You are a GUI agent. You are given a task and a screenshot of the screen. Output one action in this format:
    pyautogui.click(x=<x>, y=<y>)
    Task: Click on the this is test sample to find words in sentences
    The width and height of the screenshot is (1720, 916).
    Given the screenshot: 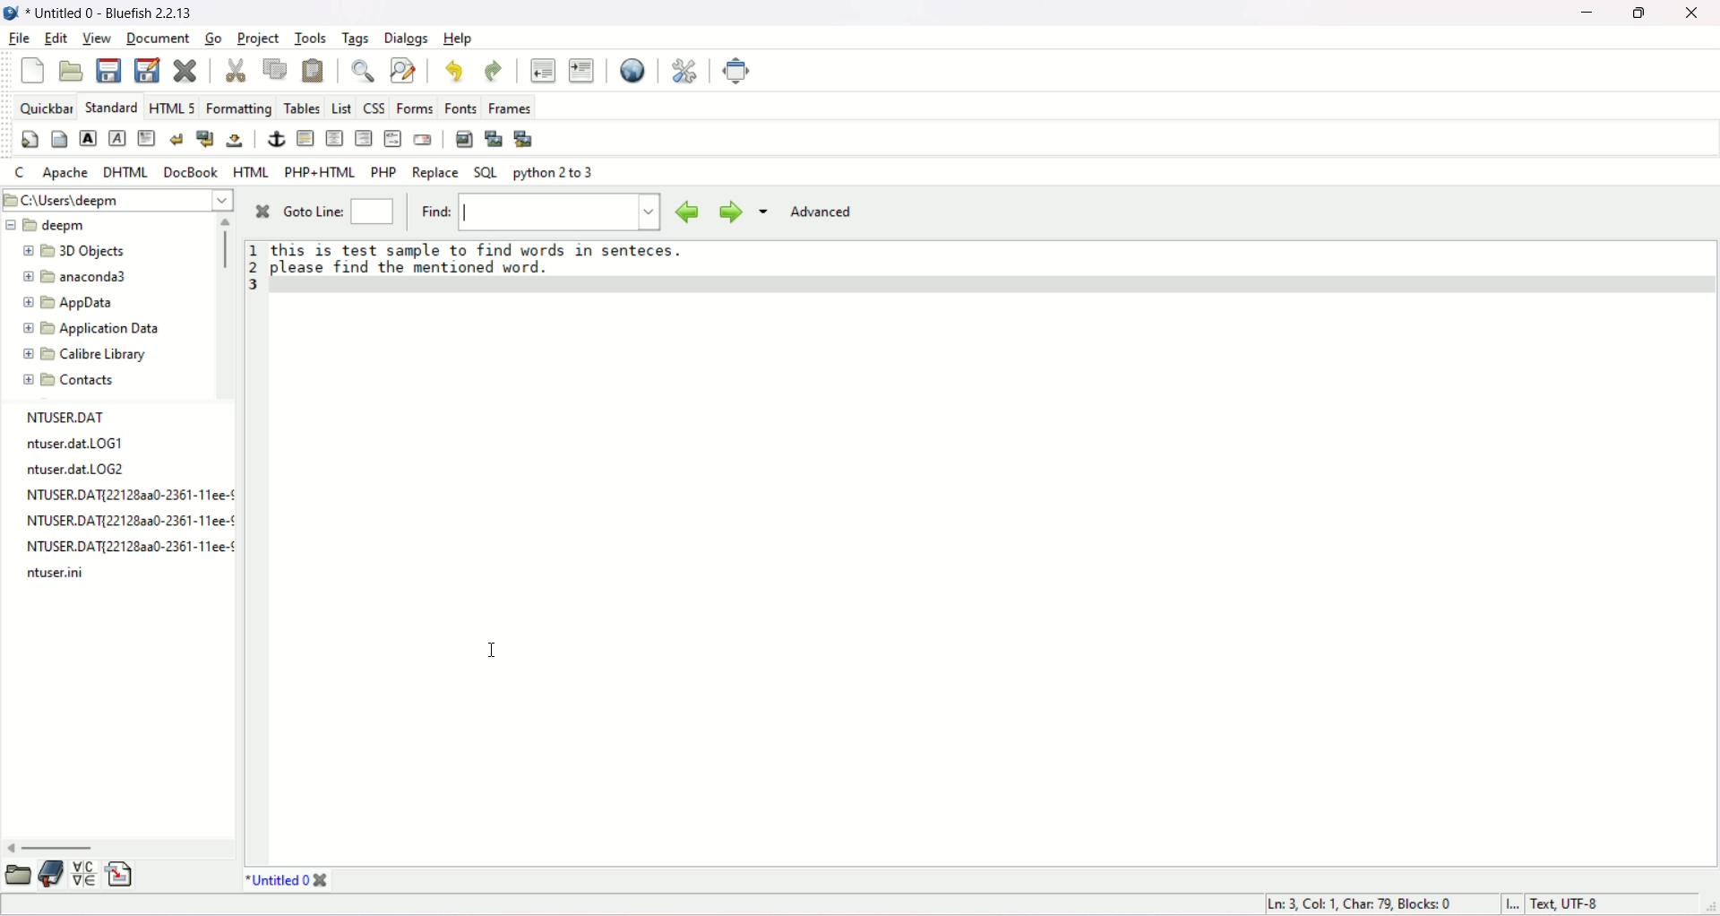 What is the action you would take?
    pyautogui.click(x=493, y=249)
    